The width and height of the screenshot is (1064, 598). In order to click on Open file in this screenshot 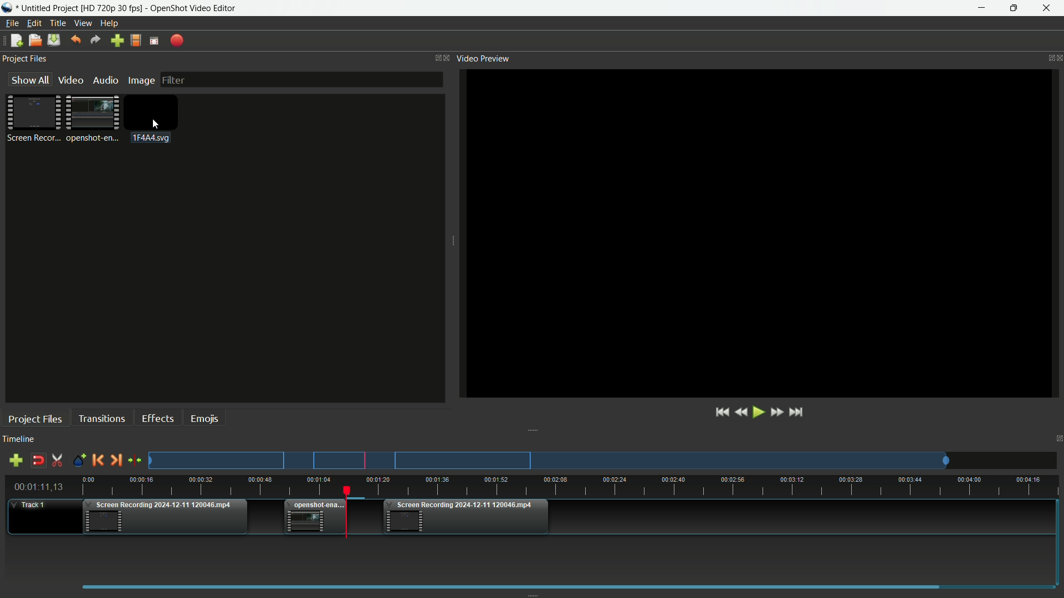, I will do `click(34, 42)`.